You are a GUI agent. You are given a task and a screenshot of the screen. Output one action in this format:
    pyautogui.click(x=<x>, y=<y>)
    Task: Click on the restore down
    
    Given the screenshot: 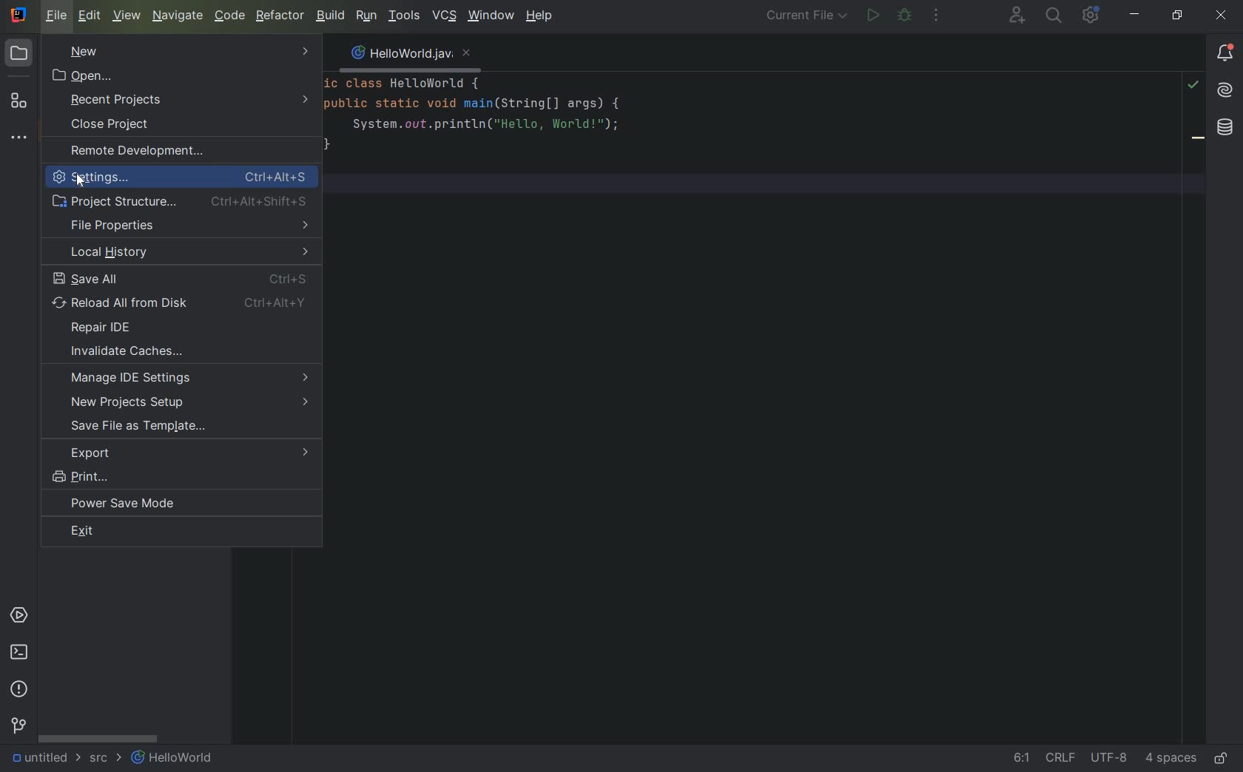 What is the action you would take?
    pyautogui.click(x=1178, y=16)
    